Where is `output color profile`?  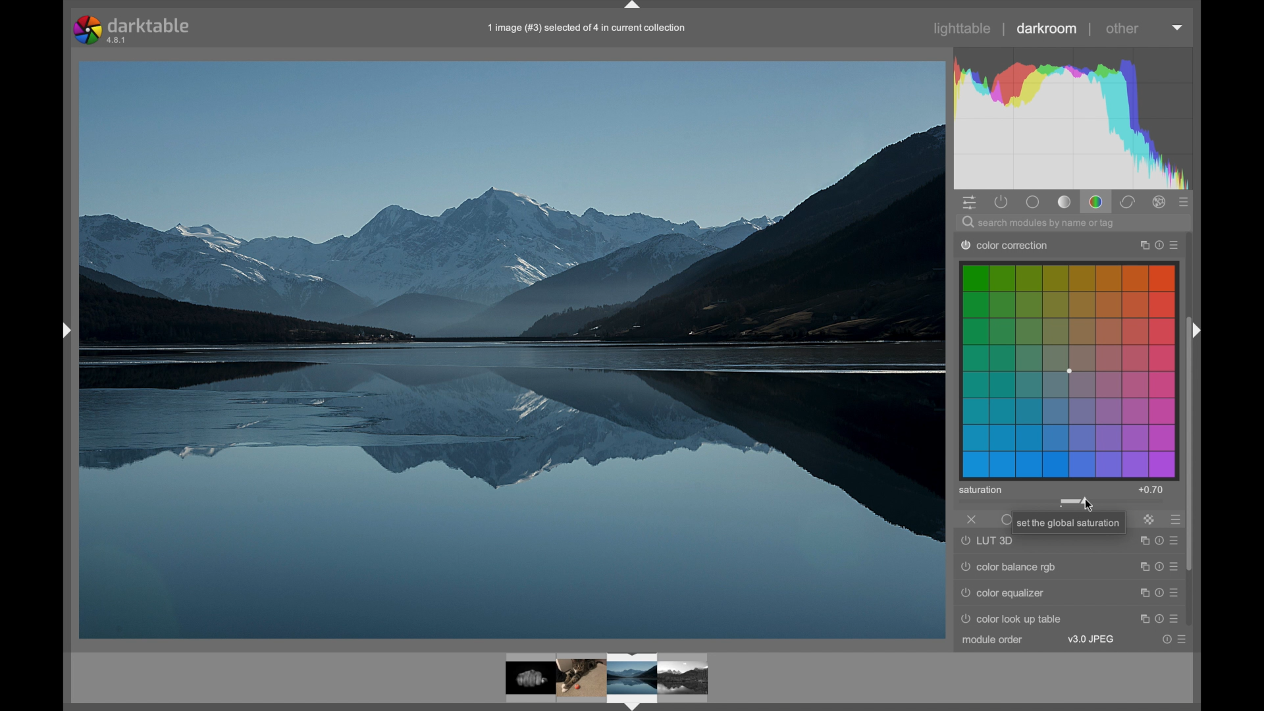 output color profile is located at coordinates (1014, 244).